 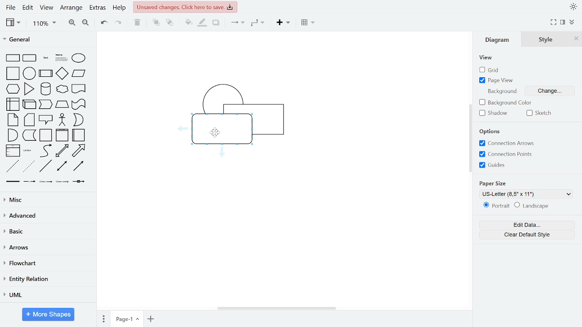 What do you see at coordinates (28, 89) in the screenshot?
I see `triangle` at bounding box center [28, 89].